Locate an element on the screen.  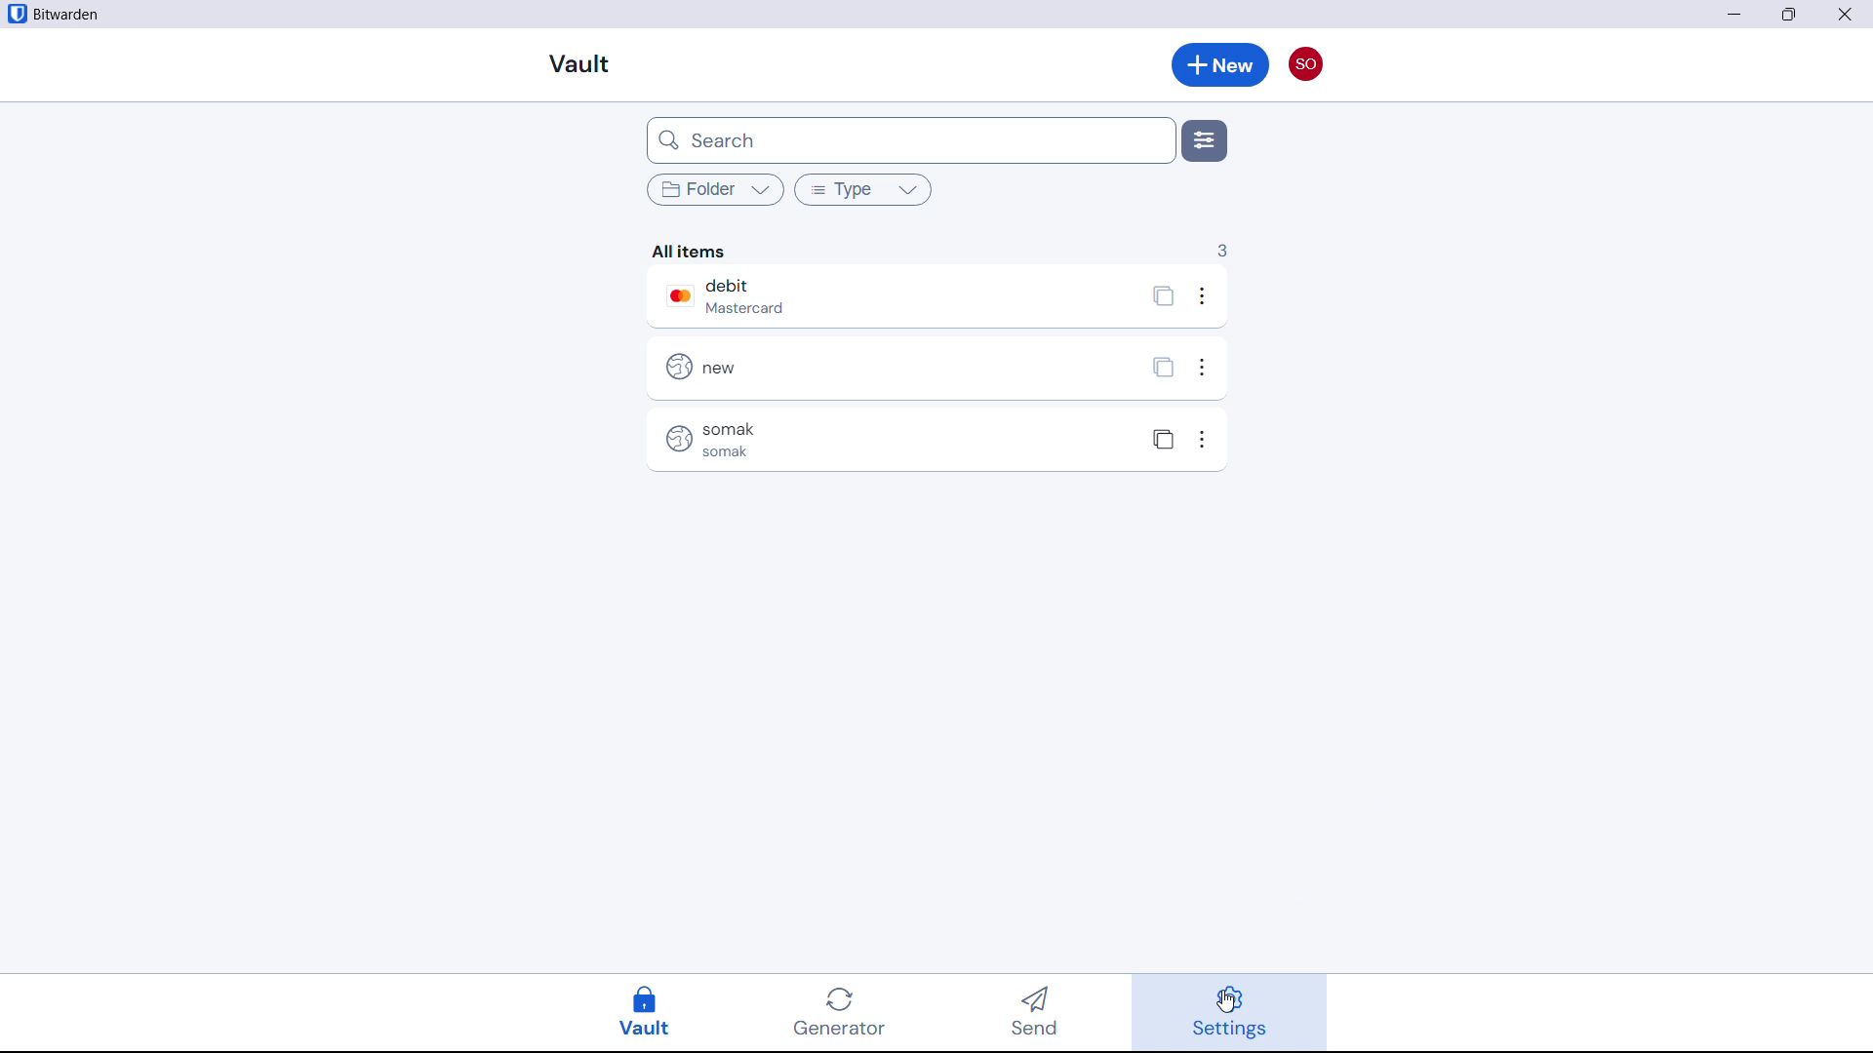
Options for individual entries  is located at coordinates (1203, 367).